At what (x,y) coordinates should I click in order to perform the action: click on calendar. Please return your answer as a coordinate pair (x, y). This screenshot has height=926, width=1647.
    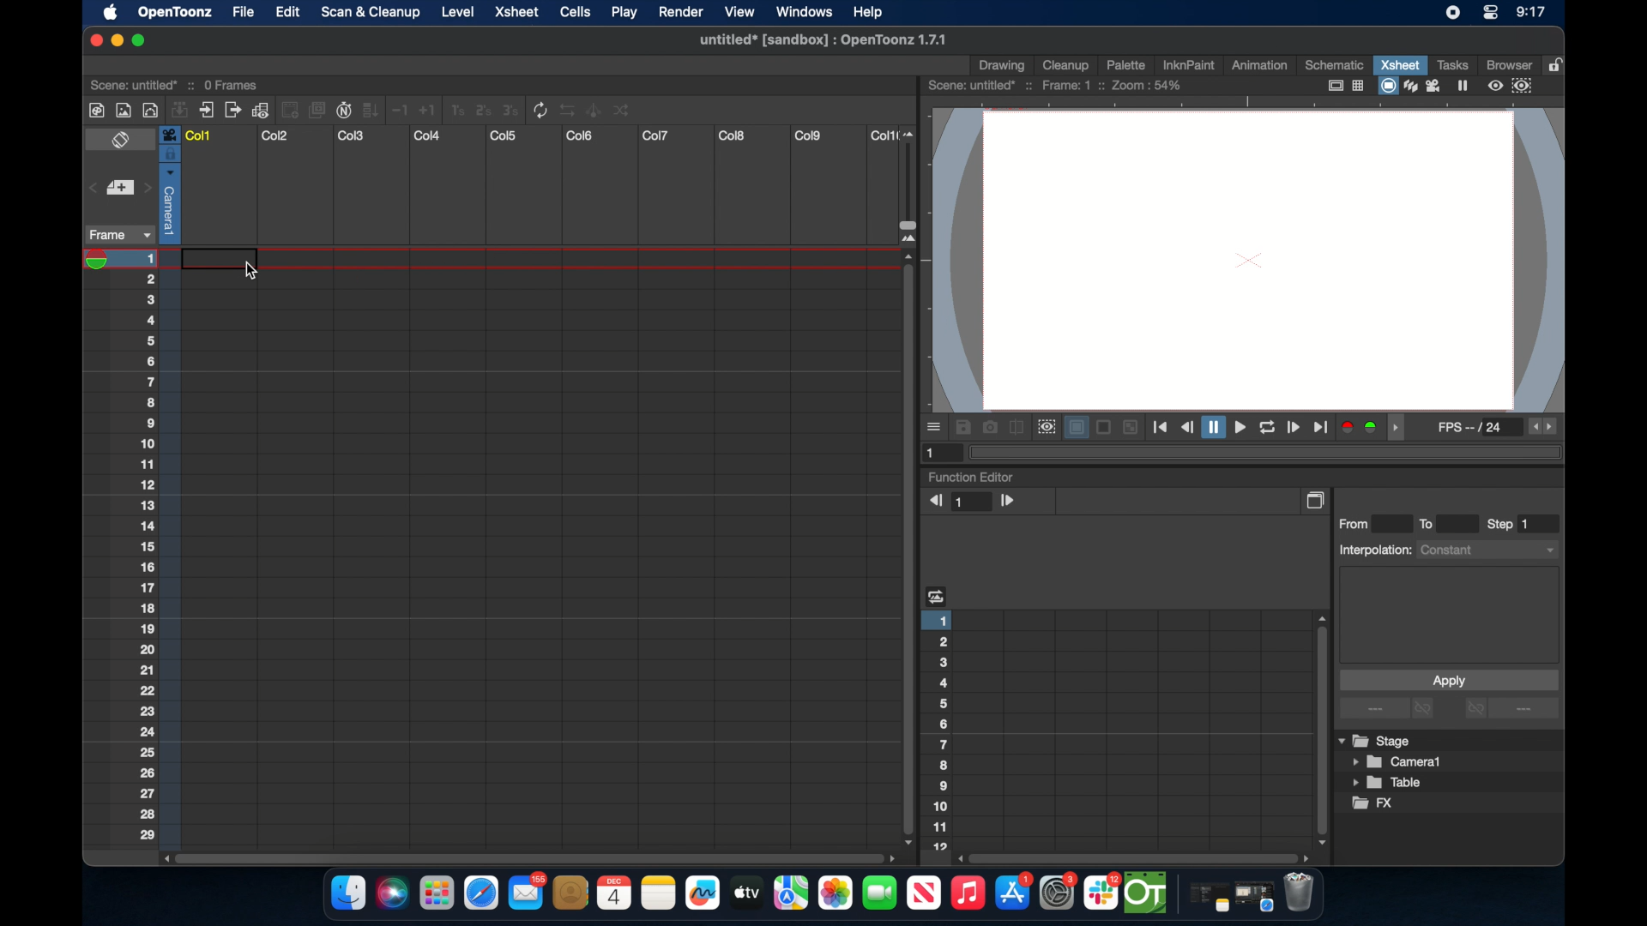
    Looking at the image, I should click on (613, 893).